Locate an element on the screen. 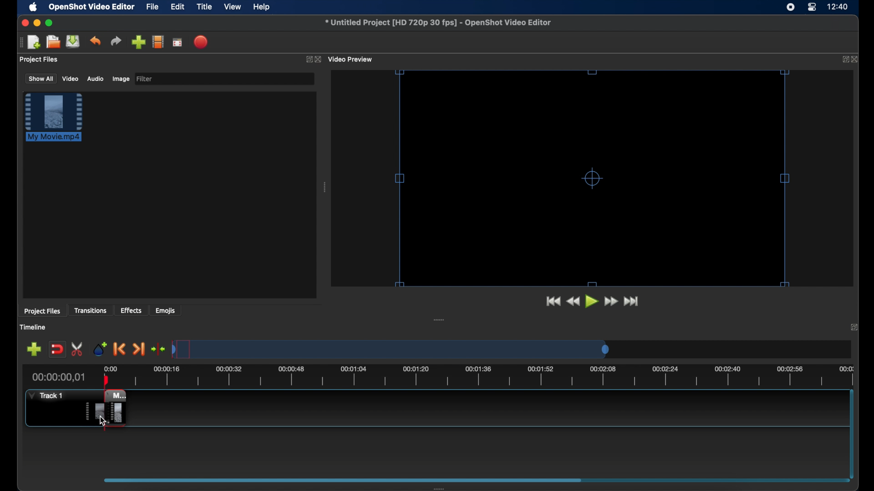 Image resolution: width=874 pixels, height=491 pixels. timeline scale is located at coordinates (490, 377).